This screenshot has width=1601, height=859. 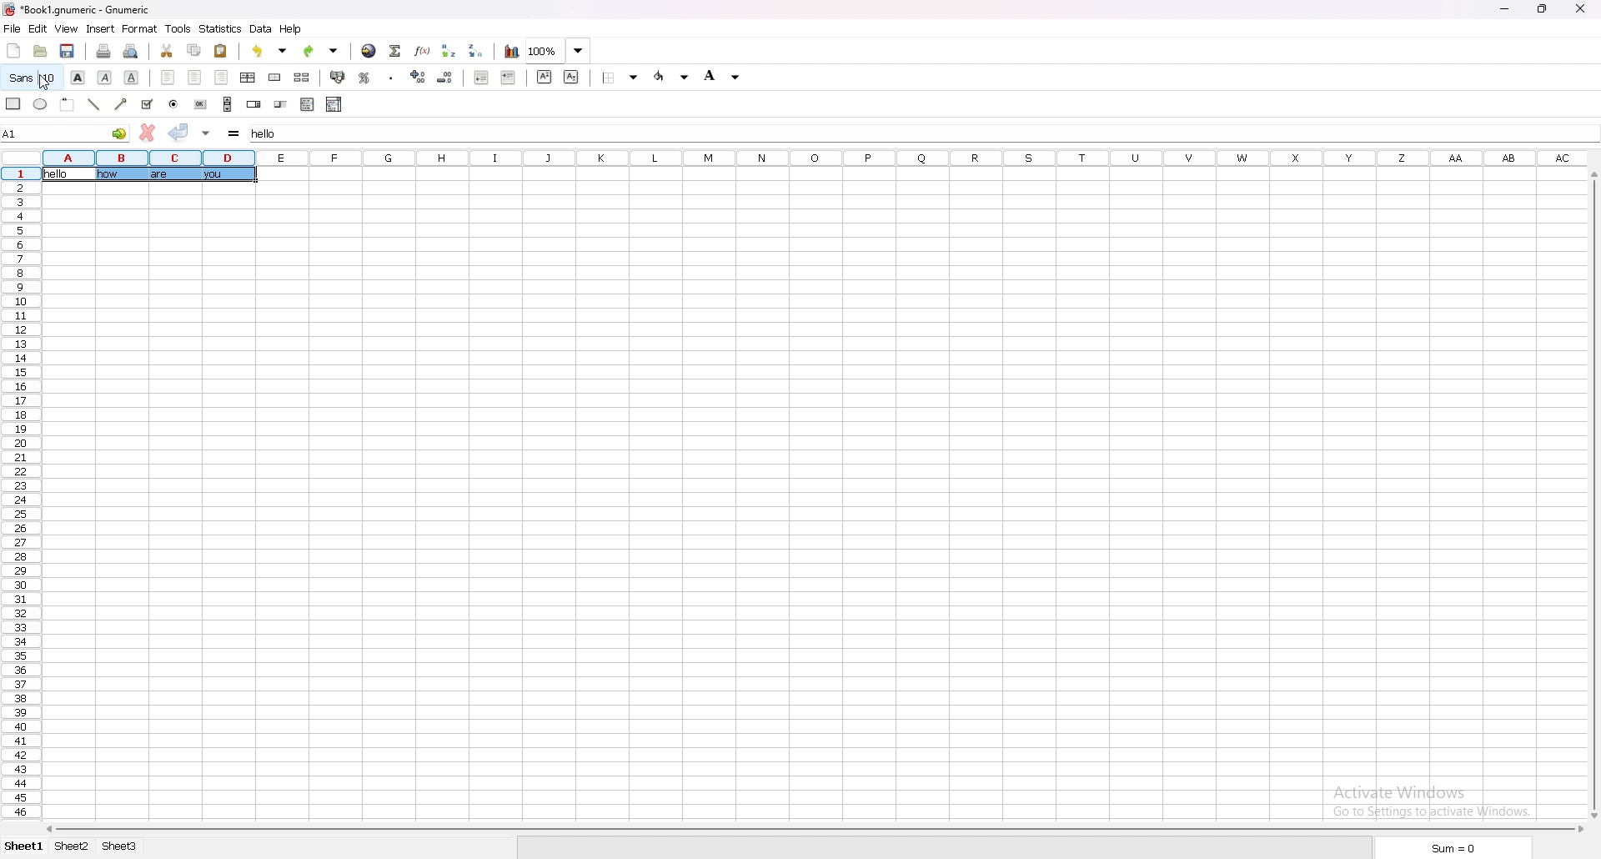 What do you see at coordinates (1593, 494) in the screenshot?
I see `scroll bar` at bounding box center [1593, 494].